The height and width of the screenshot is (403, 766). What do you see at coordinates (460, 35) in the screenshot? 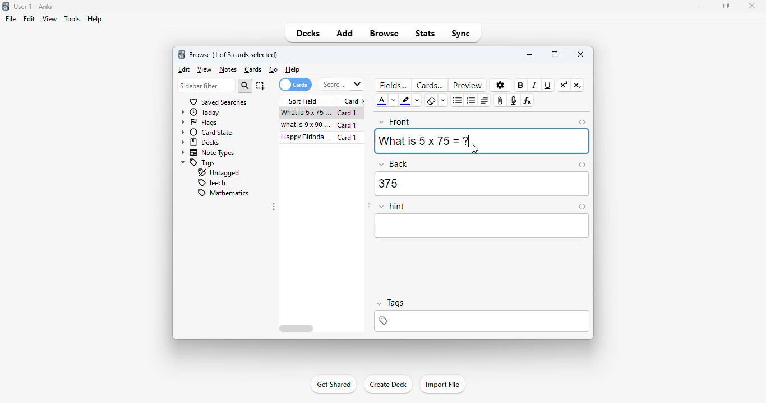
I see `sync` at bounding box center [460, 35].